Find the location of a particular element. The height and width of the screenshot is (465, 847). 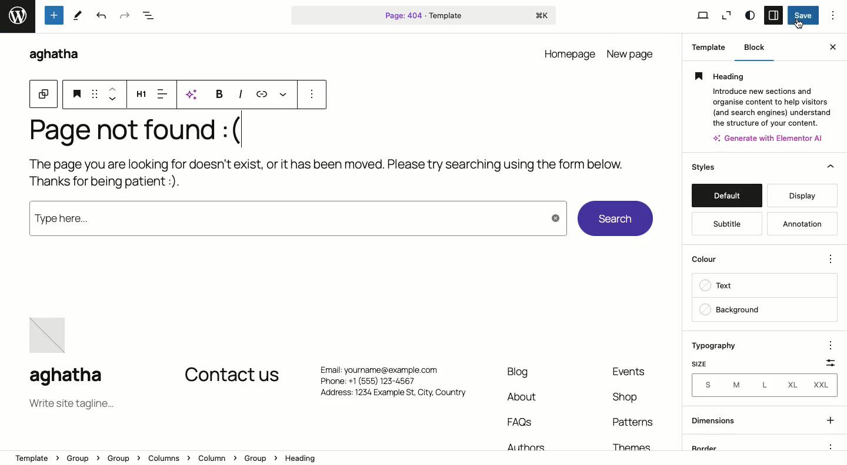

Save is located at coordinates (803, 15).